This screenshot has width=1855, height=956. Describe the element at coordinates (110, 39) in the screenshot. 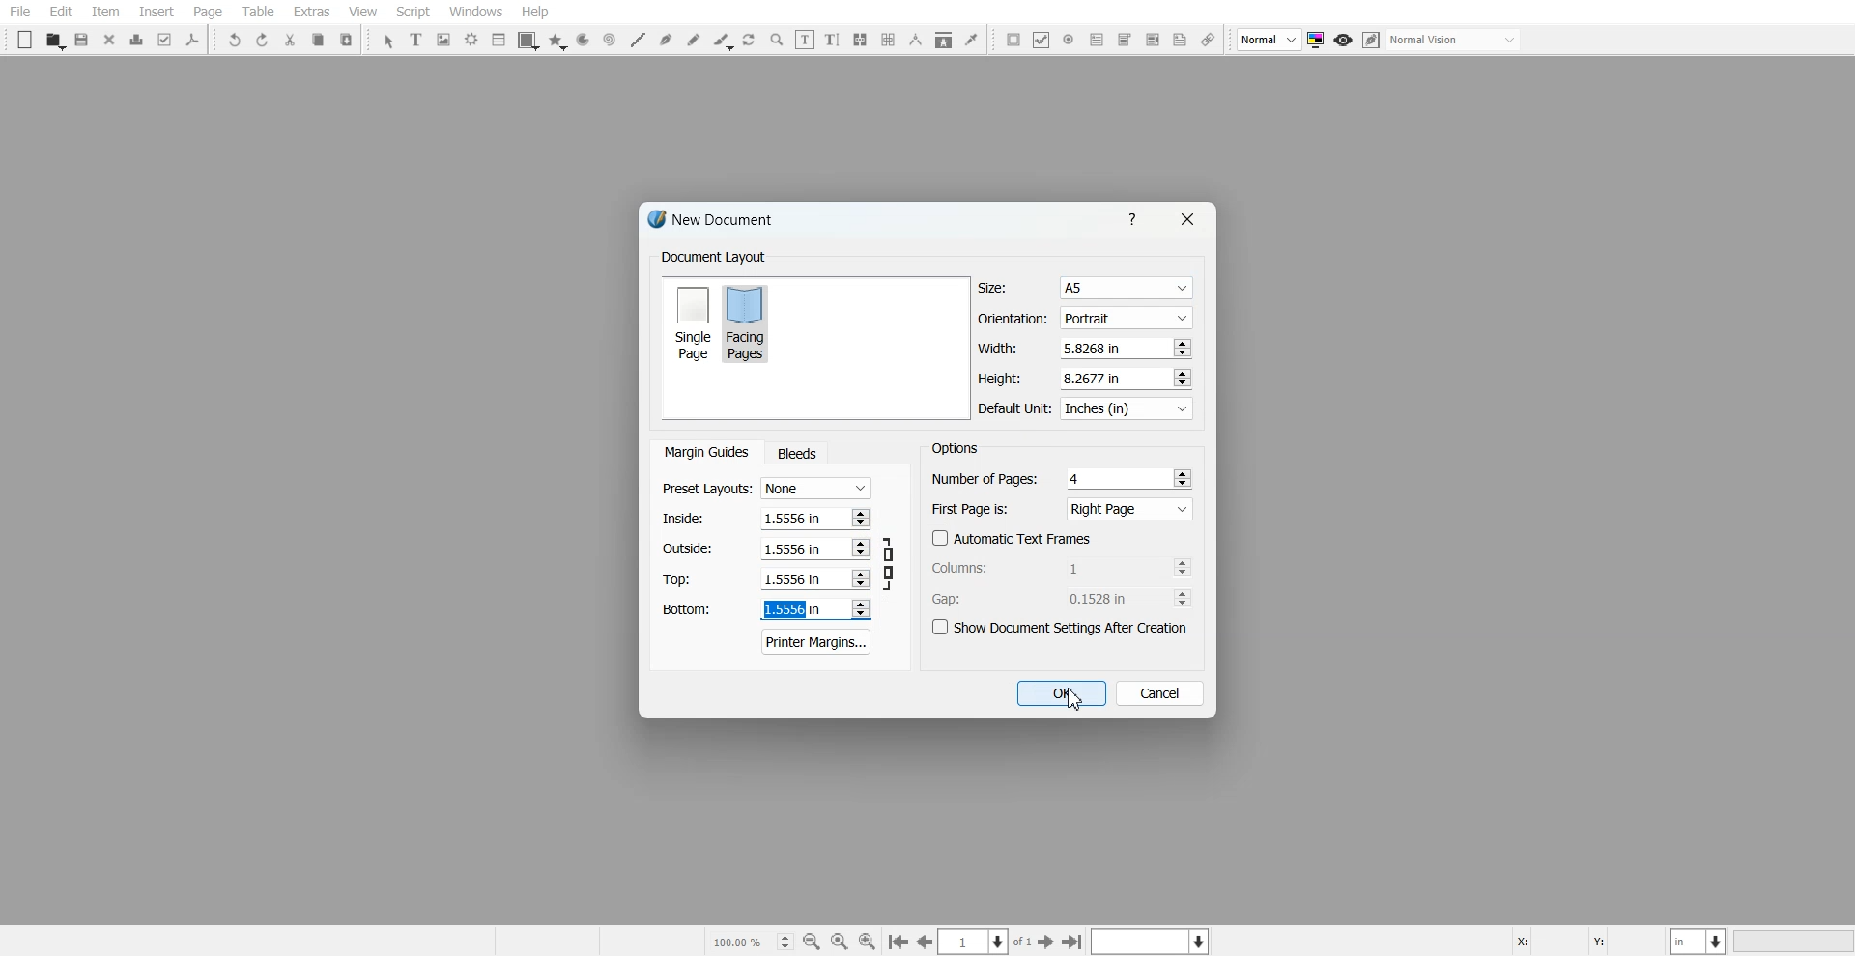

I see `Close` at that location.